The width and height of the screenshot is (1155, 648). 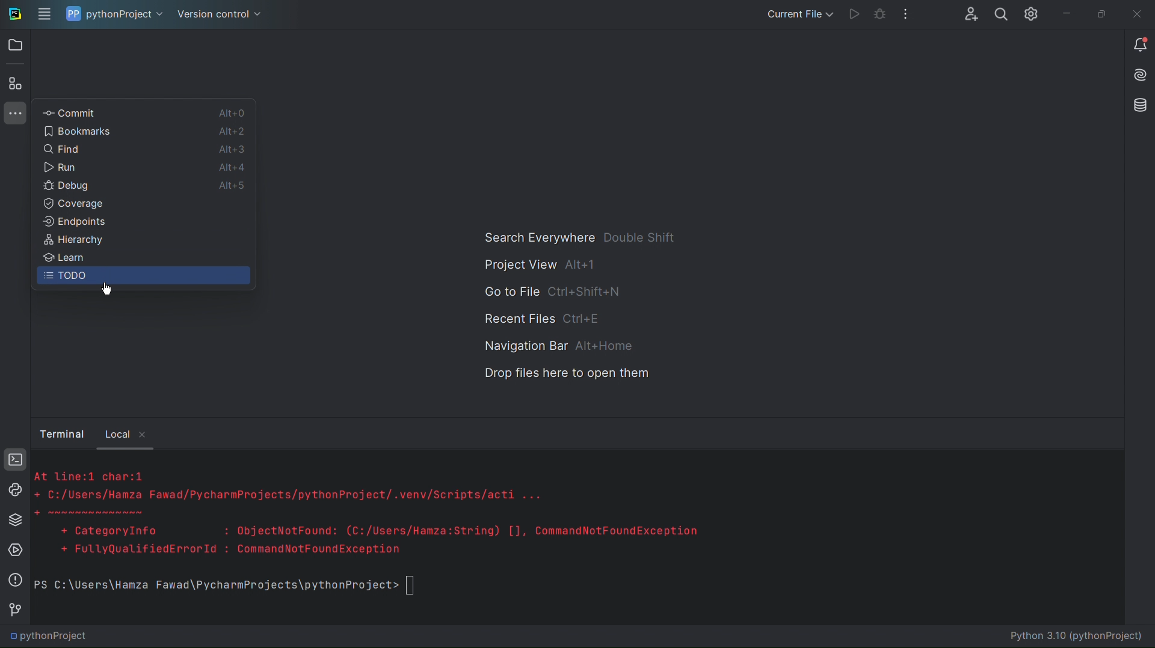 What do you see at coordinates (998, 15) in the screenshot?
I see `Search` at bounding box center [998, 15].